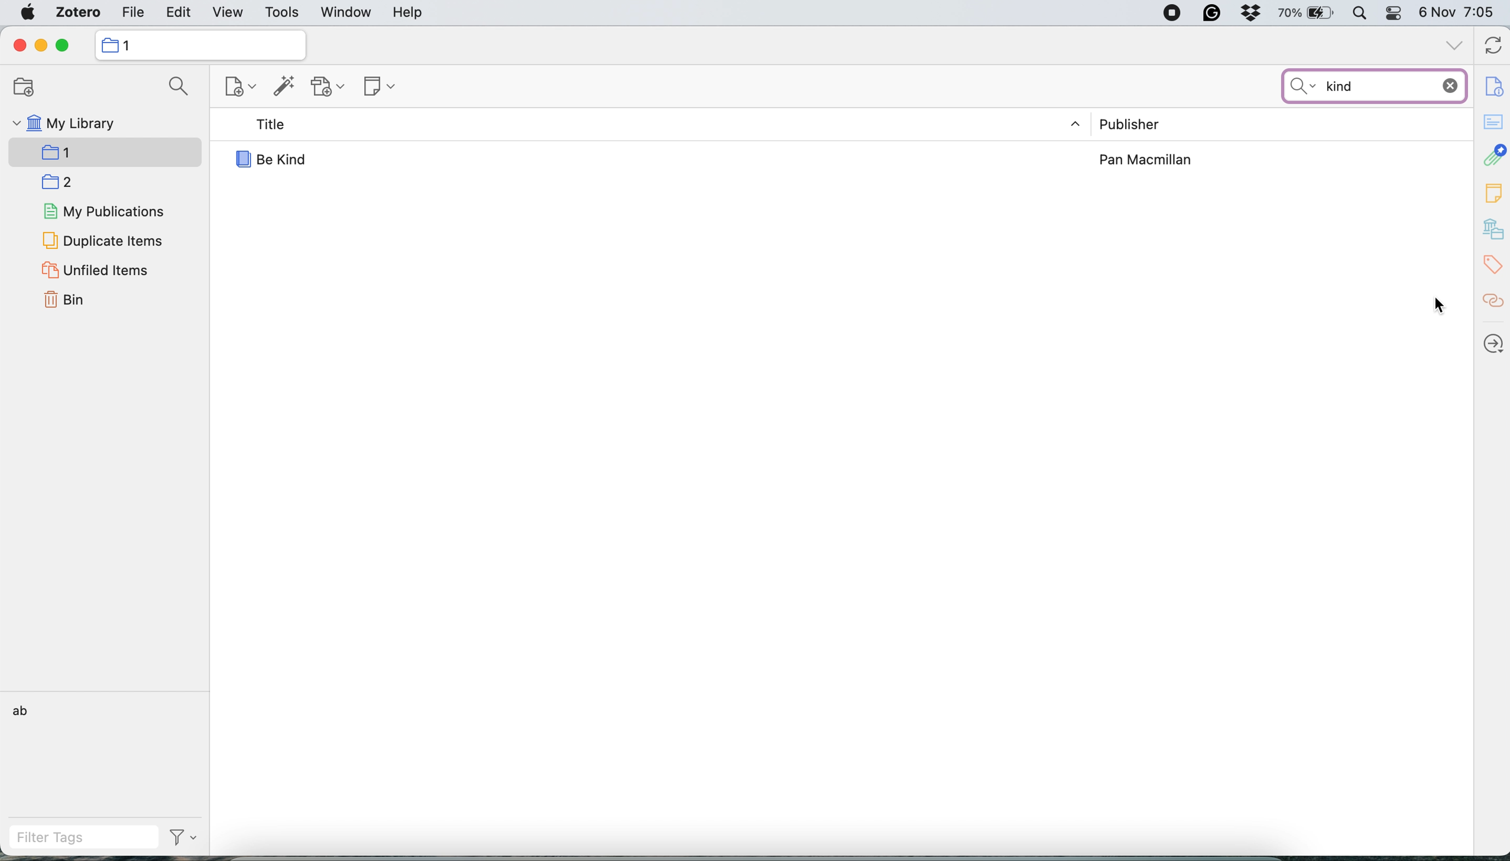 The height and width of the screenshot is (861, 1510). Describe the element at coordinates (28, 85) in the screenshot. I see `new collection` at that location.